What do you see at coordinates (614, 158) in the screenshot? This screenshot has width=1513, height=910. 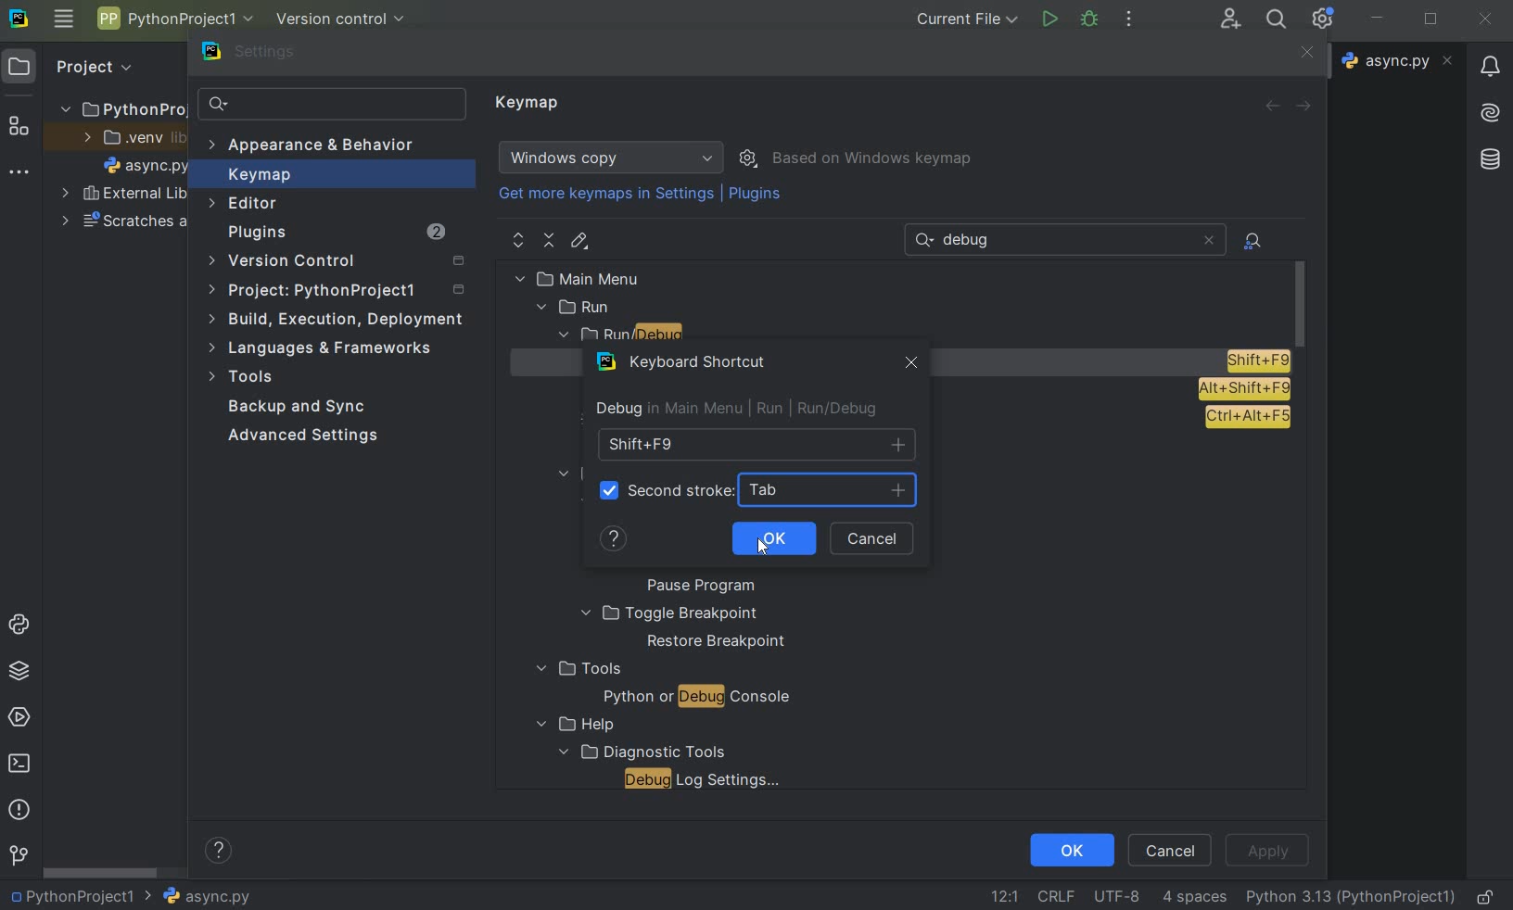 I see `windows copy` at bounding box center [614, 158].